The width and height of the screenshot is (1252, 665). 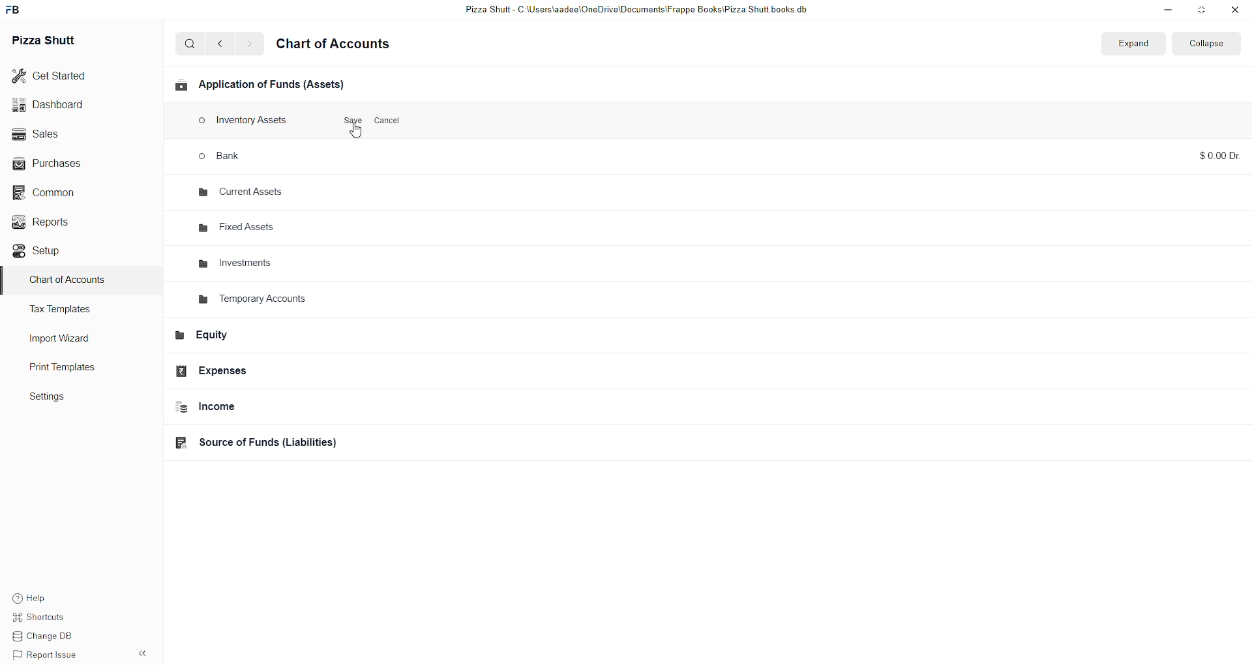 What do you see at coordinates (42, 638) in the screenshot?
I see `change DB` at bounding box center [42, 638].